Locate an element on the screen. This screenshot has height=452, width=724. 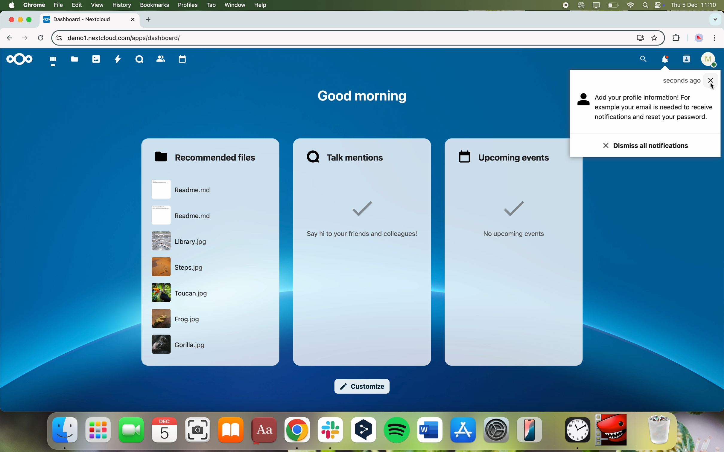
stop recording is located at coordinates (561, 5).